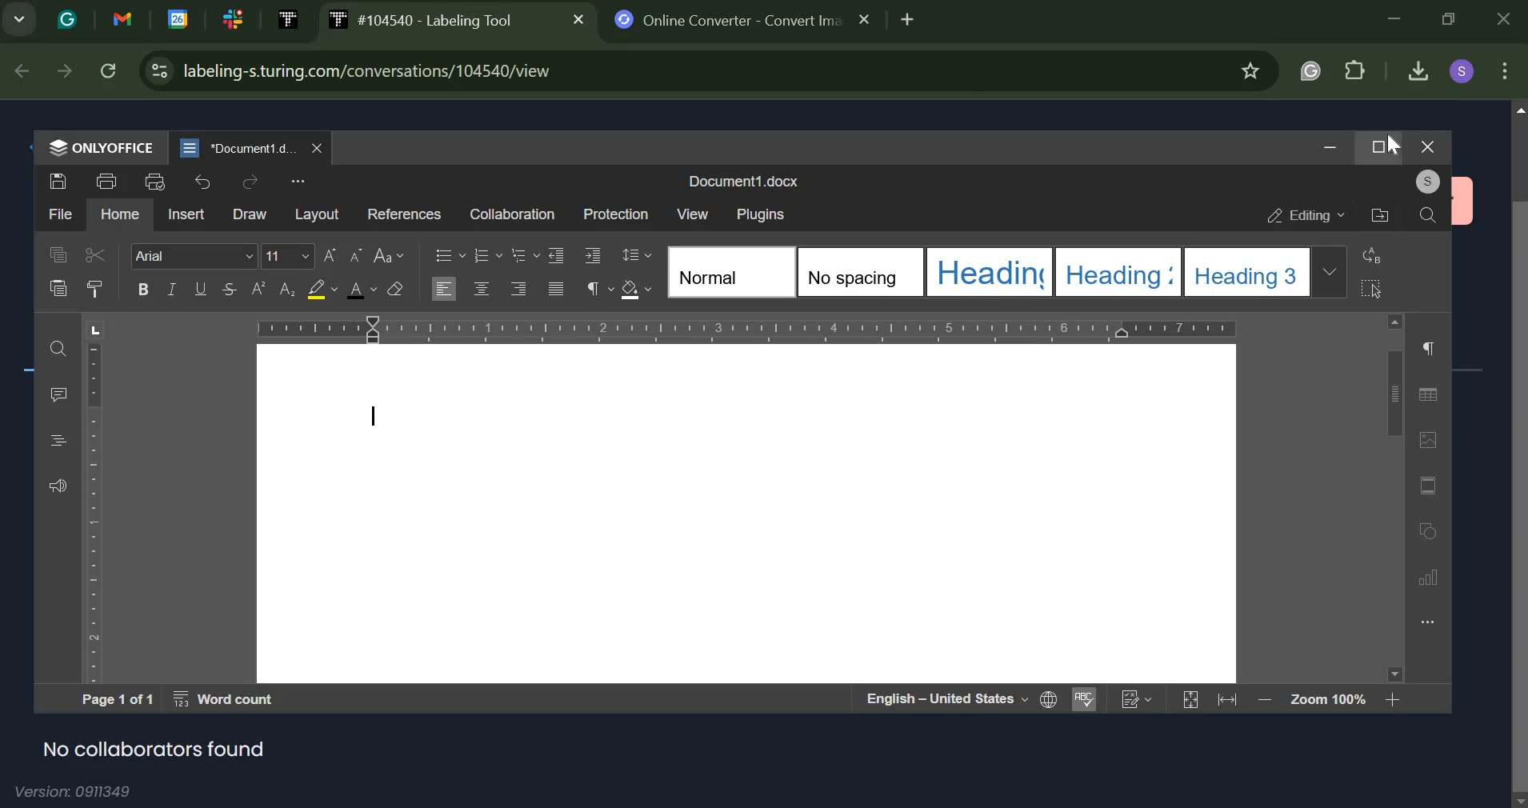 The width and height of the screenshot is (1528, 808). What do you see at coordinates (171, 289) in the screenshot?
I see `italics` at bounding box center [171, 289].